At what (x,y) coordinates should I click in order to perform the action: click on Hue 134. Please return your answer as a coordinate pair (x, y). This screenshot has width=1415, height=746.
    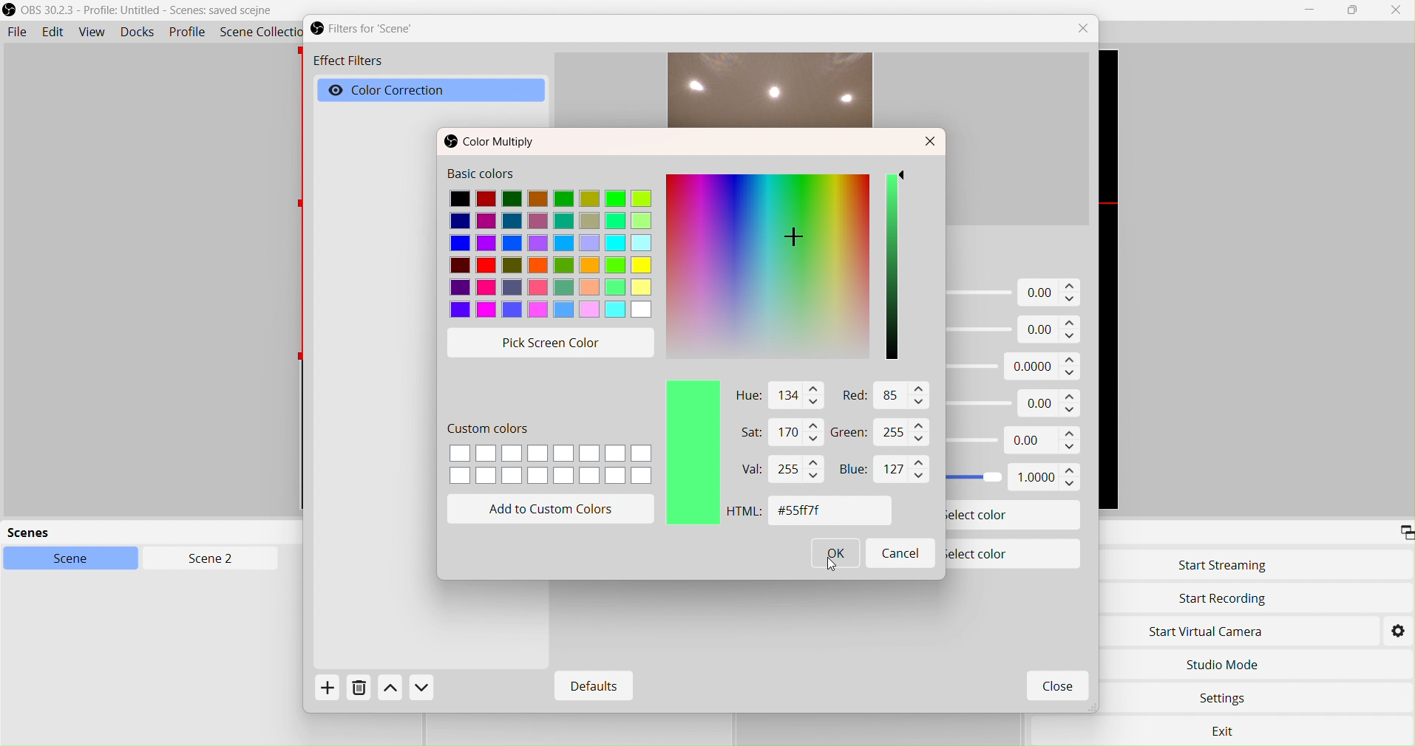
    Looking at the image, I should click on (776, 395).